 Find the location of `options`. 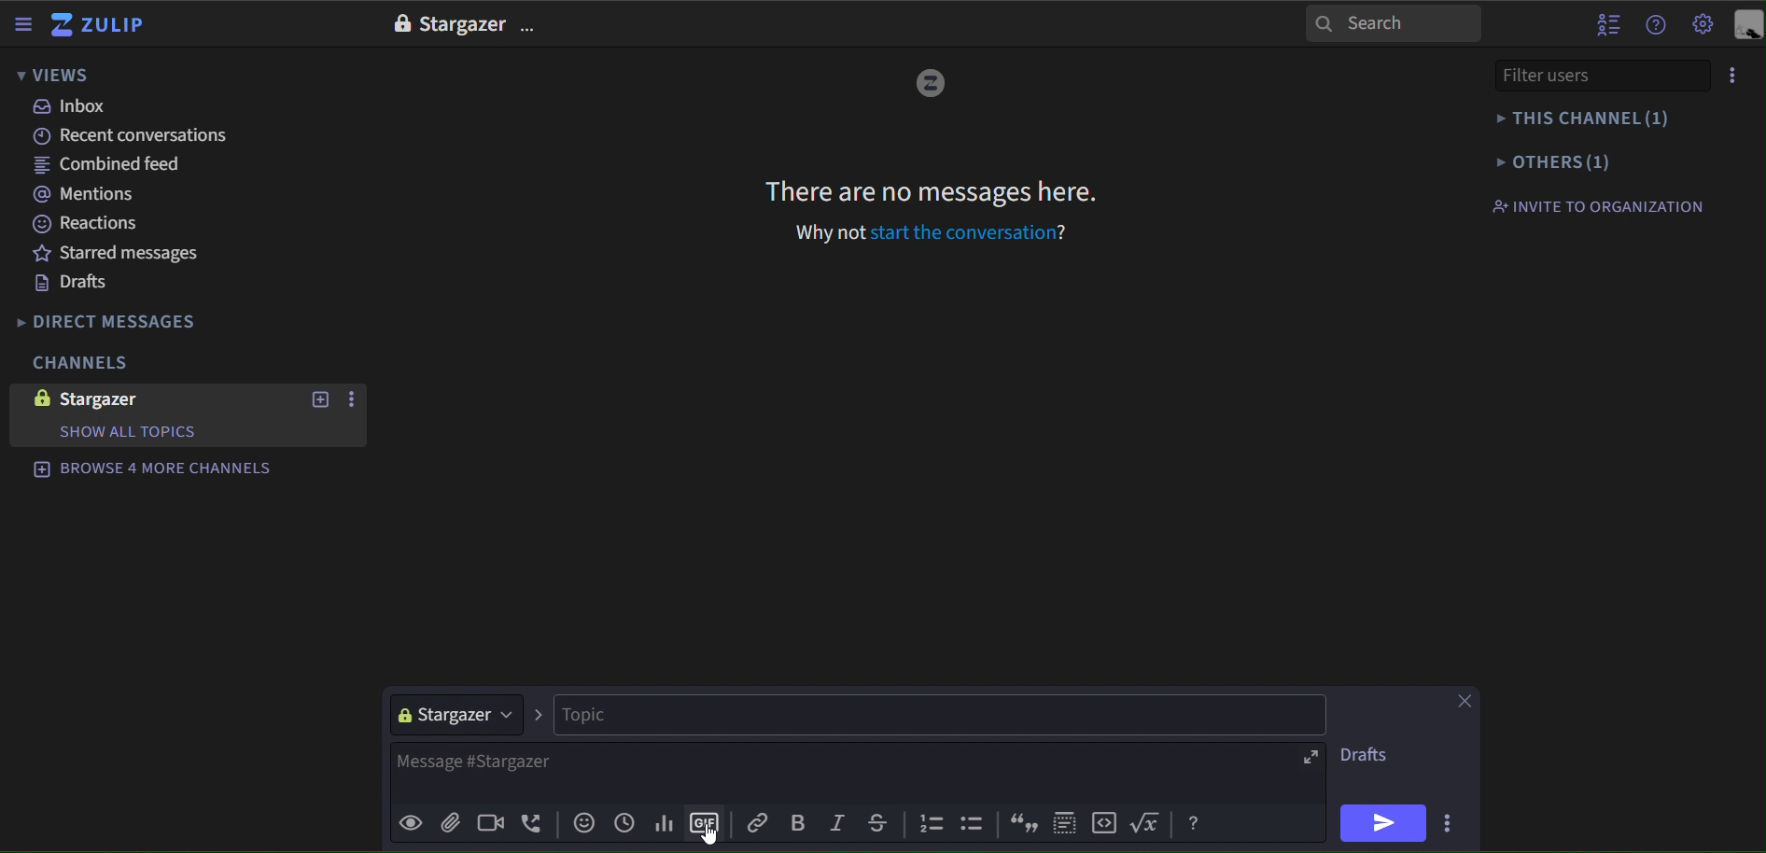

options is located at coordinates (355, 400).